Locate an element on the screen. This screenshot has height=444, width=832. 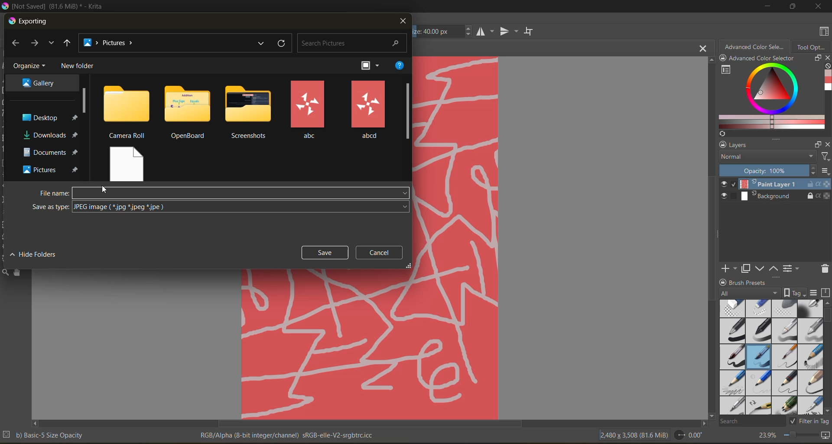
horizontal scroll bar is located at coordinates (369, 424).